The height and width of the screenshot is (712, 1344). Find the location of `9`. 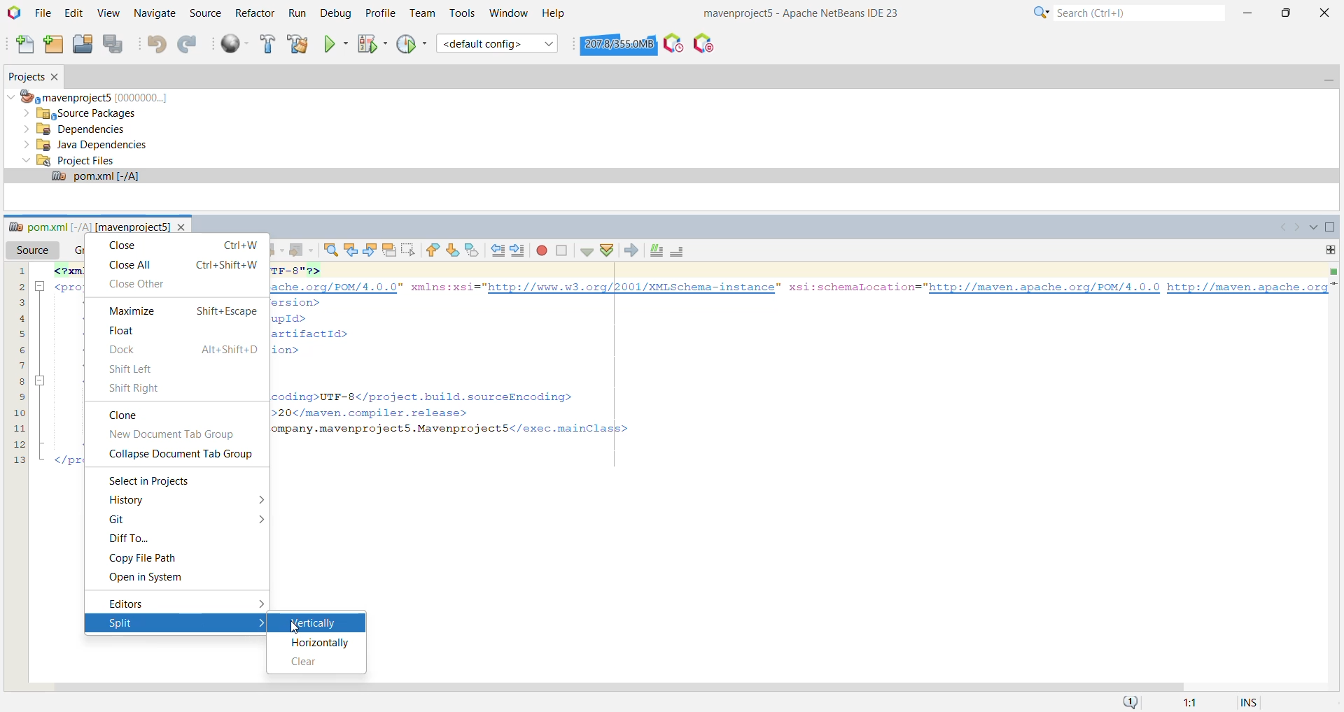

9 is located at coordinates (17, 394).